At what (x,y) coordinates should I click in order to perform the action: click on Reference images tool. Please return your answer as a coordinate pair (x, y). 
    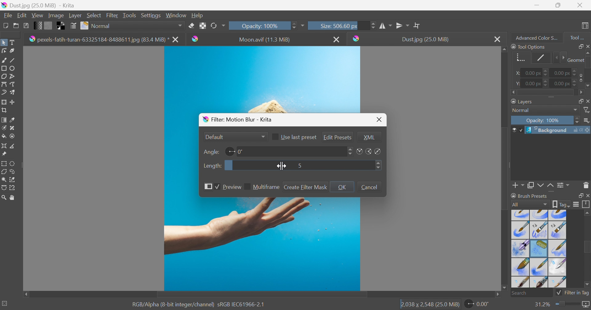
    Looking at the image, I should click on (4, 153).